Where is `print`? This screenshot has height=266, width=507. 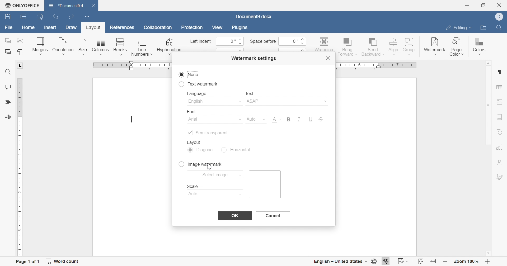 print is located at coordinates (23, 17).